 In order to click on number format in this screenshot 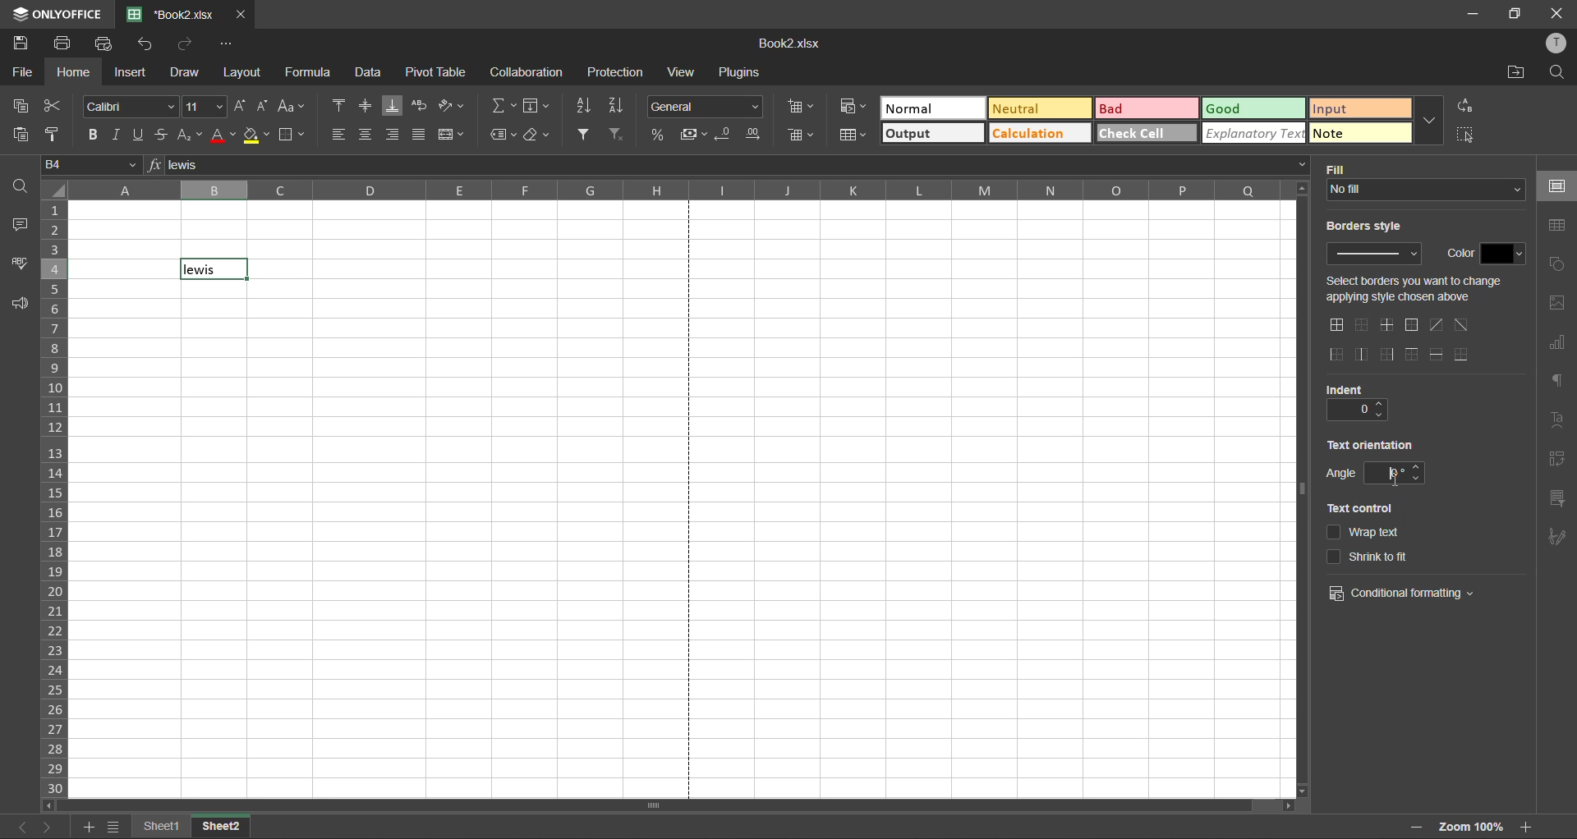, I will do `click(707, 107)`.